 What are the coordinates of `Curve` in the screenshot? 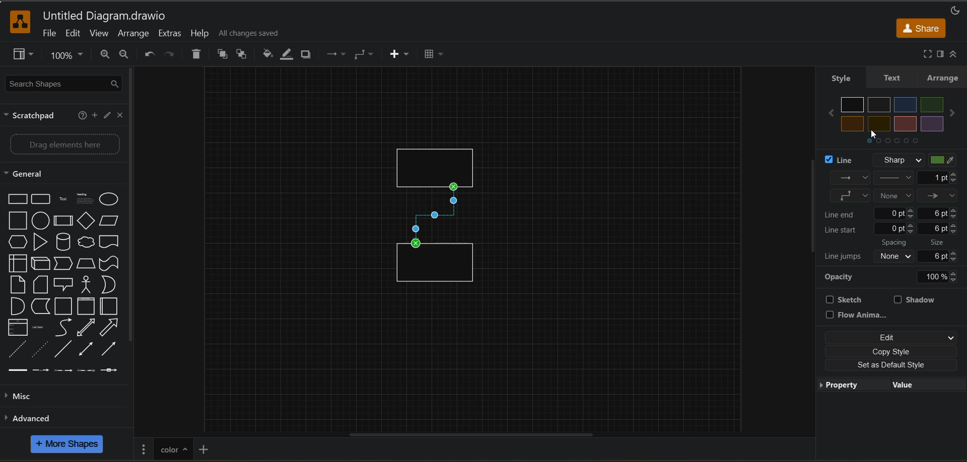 It's located at (65, 328).